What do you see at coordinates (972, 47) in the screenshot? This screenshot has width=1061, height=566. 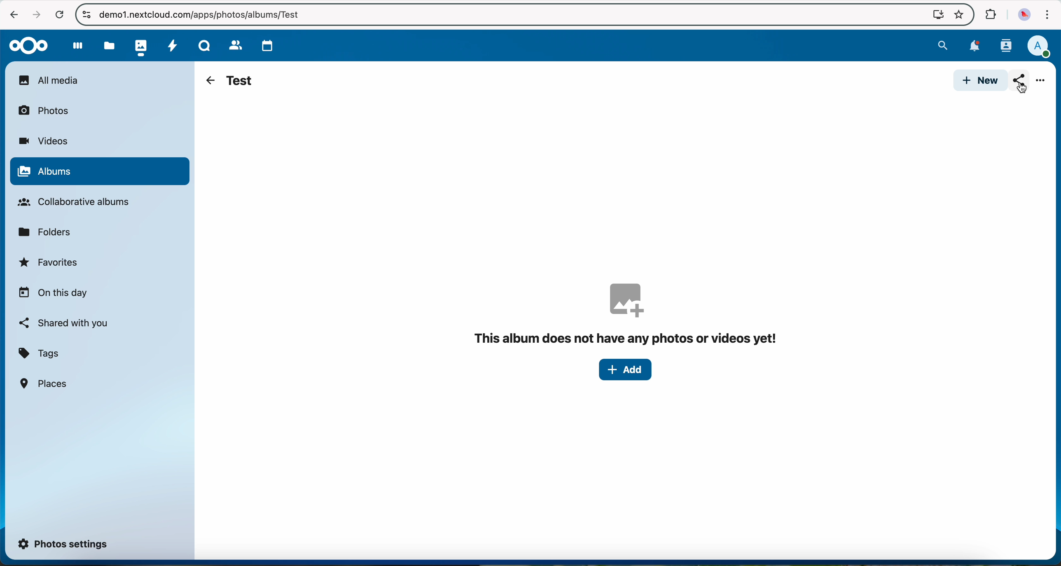 I see `notifications` at bounding box center [972, 47].